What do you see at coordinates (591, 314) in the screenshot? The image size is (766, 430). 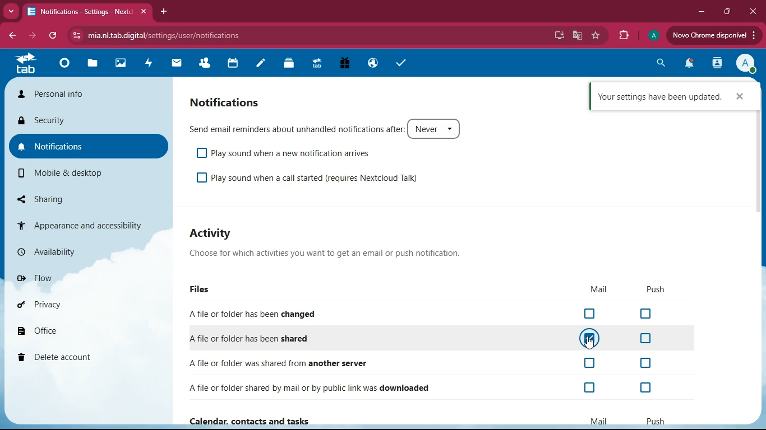 I see `off` at bounding box center [591, 314].